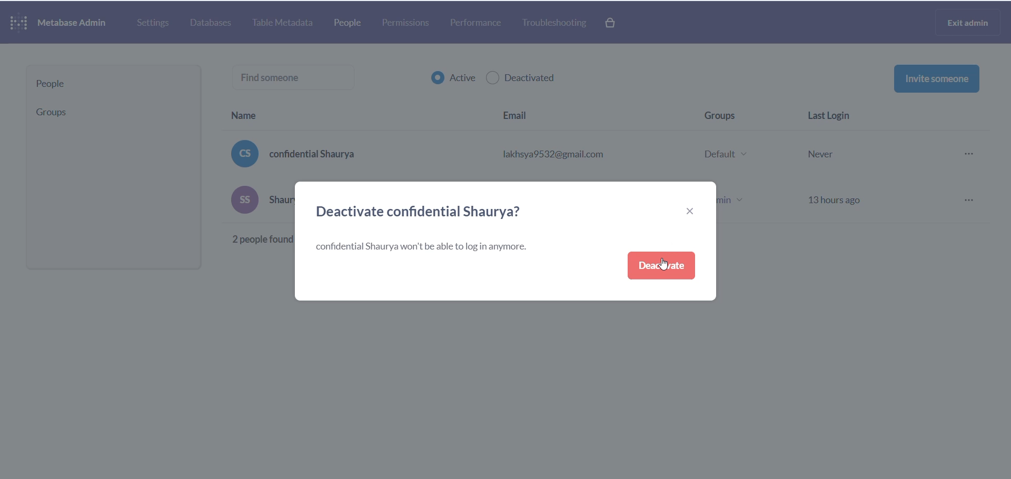  Describe the element at coordinates (260, 238) in the screenshot. I see `` at that location.